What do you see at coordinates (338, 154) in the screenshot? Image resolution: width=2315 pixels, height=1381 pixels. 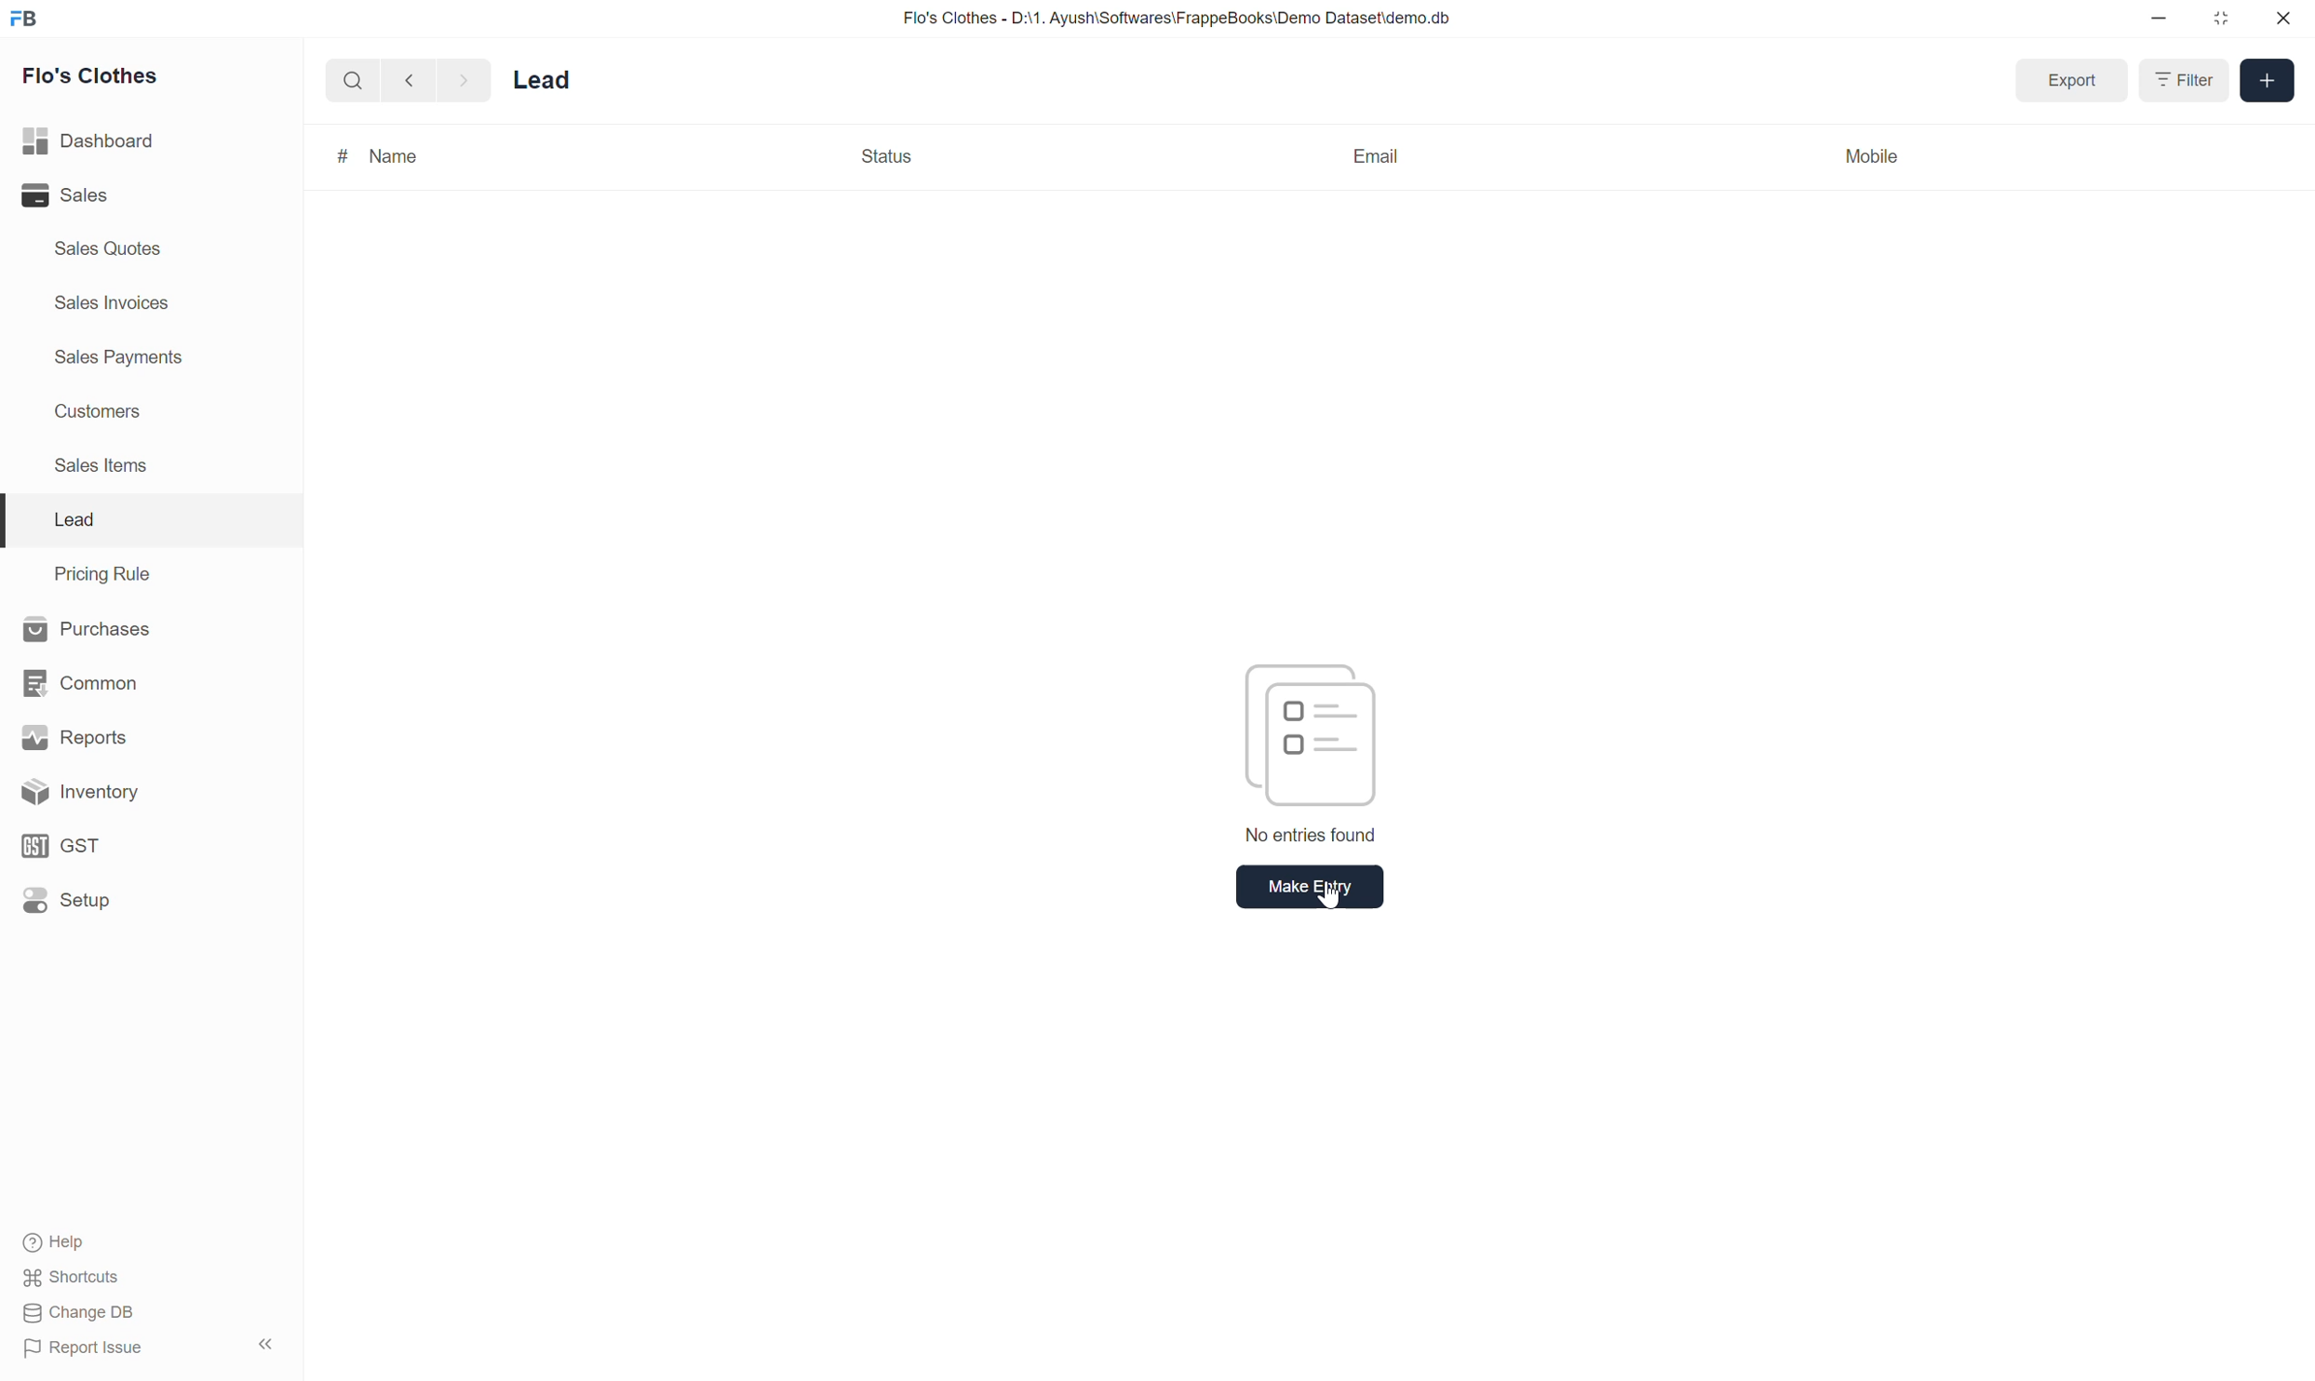 I see `#` at bounding box center [338, 154].